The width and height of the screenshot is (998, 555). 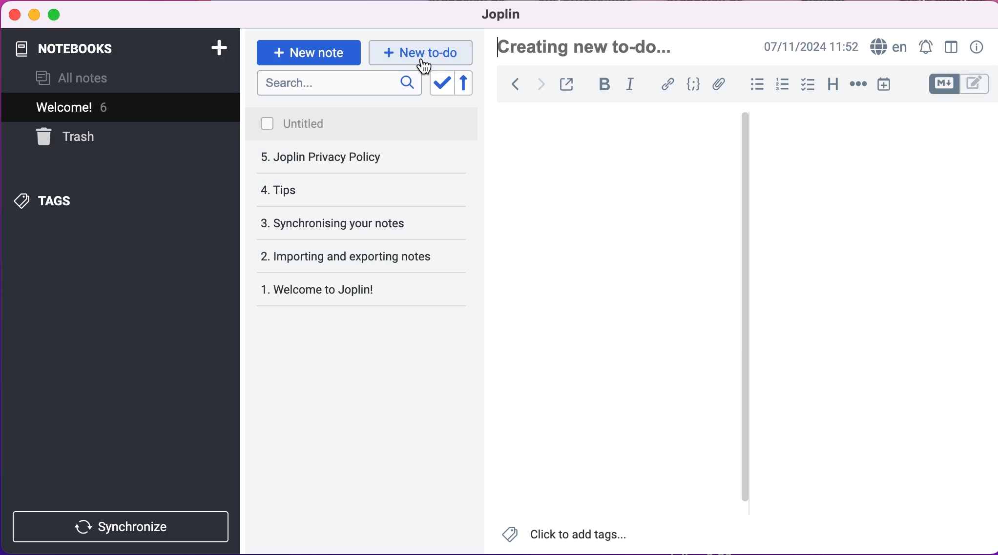 I want to click on horizontal rule, so click(x=856, y=88).